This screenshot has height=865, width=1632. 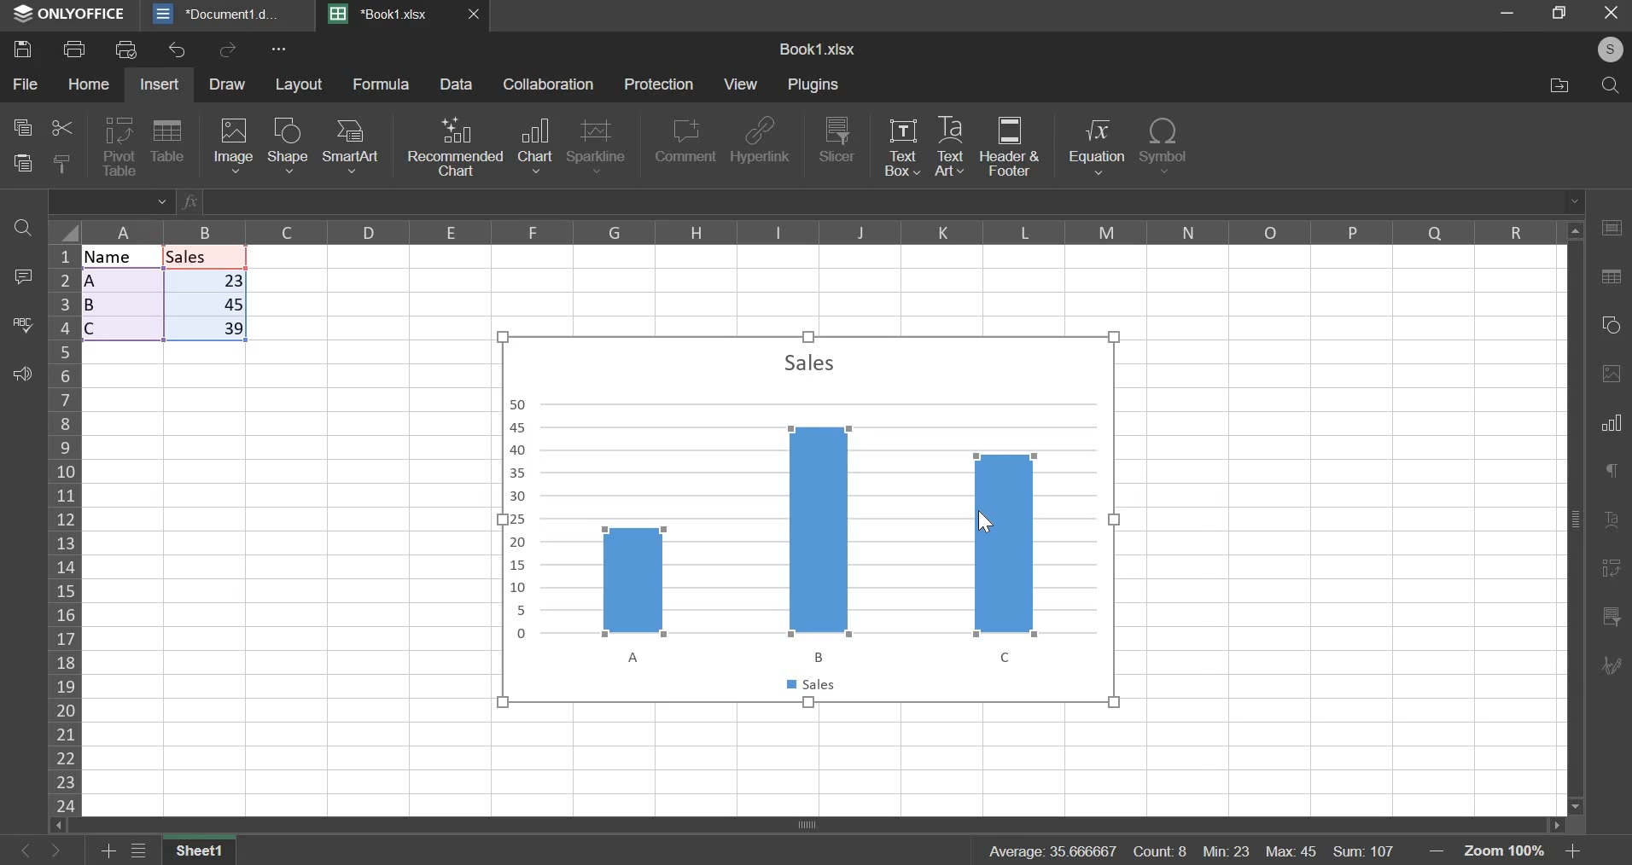 I want to click on rows, so click(x=66, y=528).